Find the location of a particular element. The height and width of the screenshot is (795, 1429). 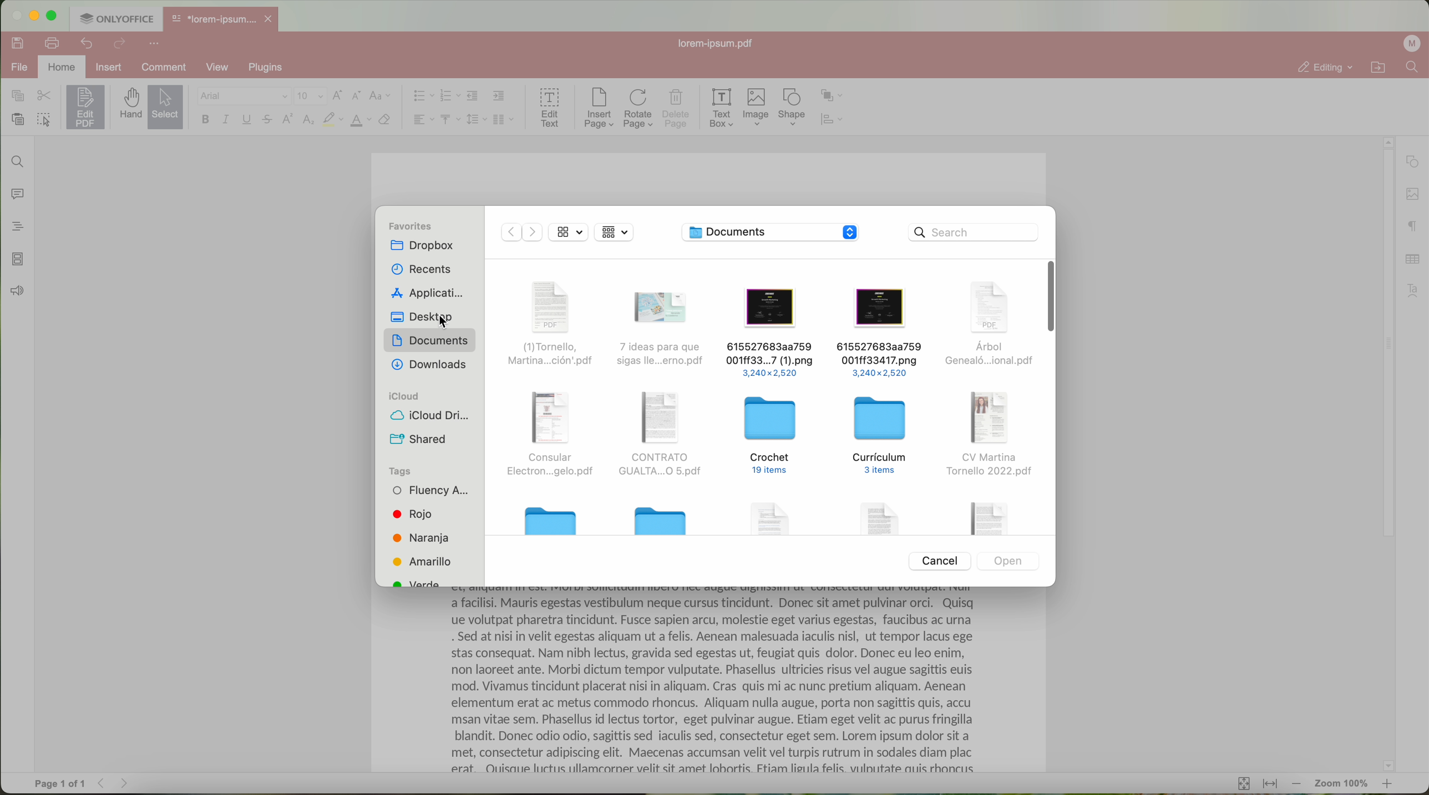

align shape is located at coordinates (835, 120).